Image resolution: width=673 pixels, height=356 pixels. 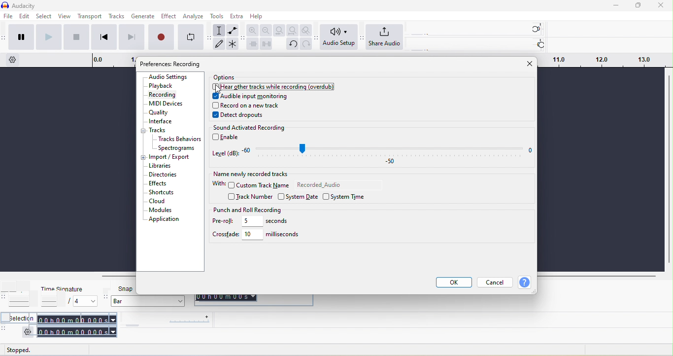 What do you see at coordinates (31, 351) in the screenshot?
I see `stopped` at bounding box center [31, 351].